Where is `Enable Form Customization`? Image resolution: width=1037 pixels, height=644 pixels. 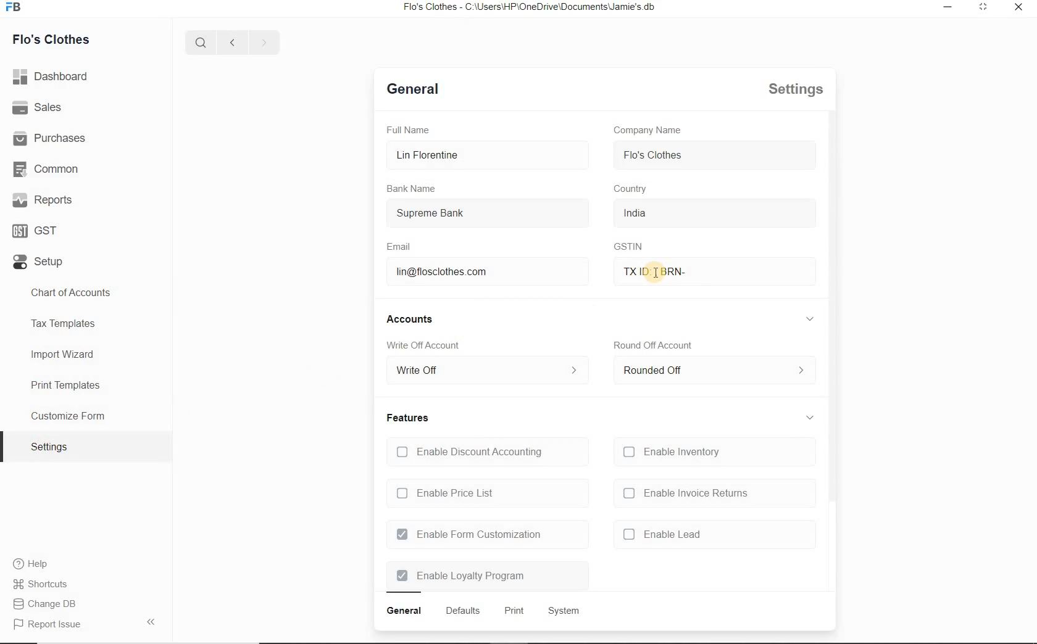
Enable Form Customization is located at coordinates (469, 535).